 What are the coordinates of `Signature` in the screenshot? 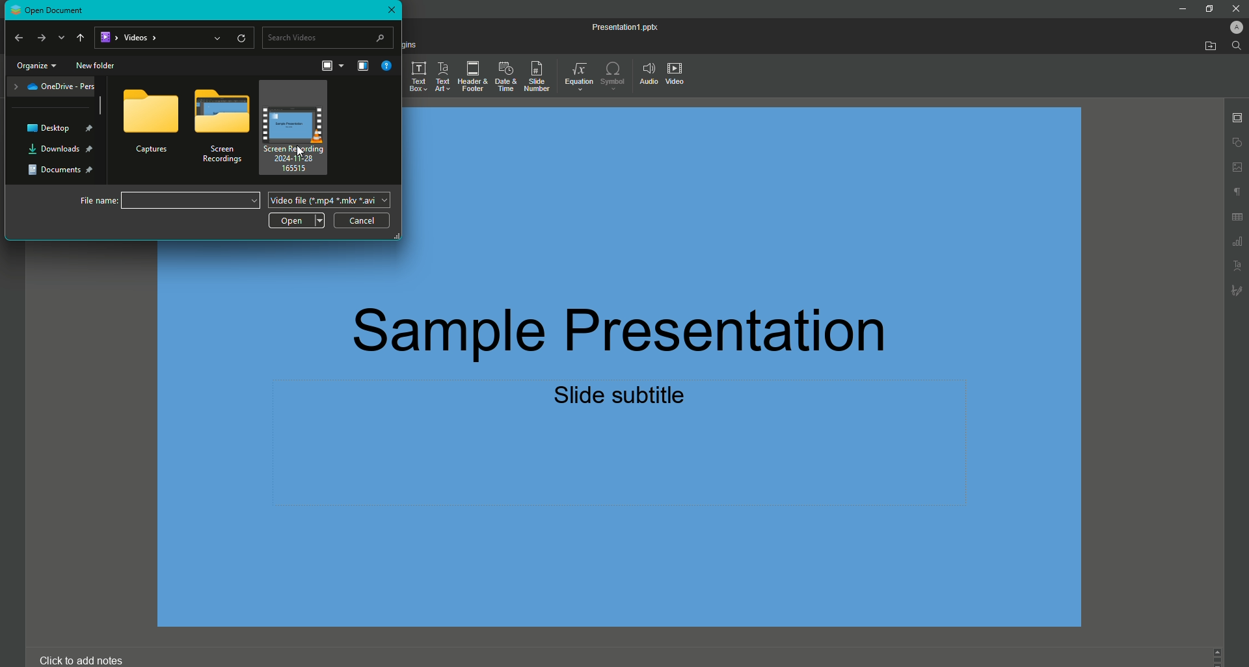 It's located at (1237, 290).